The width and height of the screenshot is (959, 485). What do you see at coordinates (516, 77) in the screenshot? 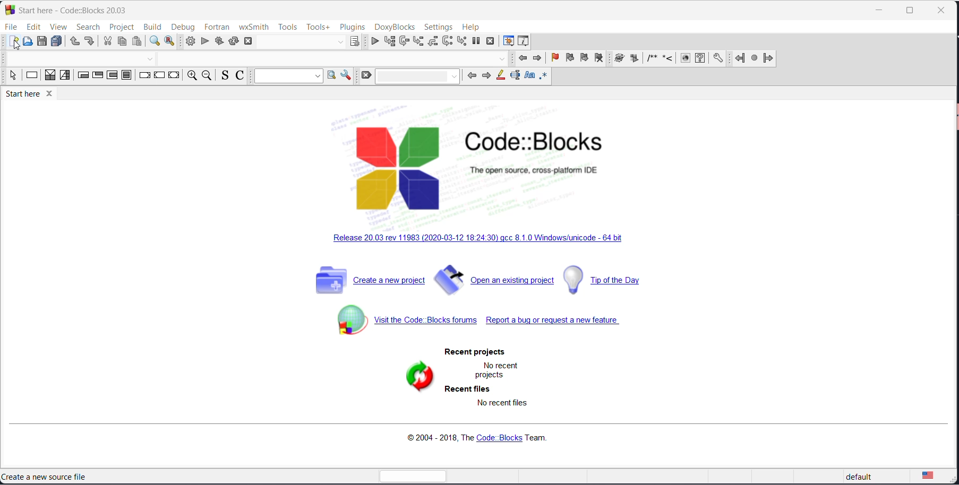
I see `selected text` at bounding box center [516, 77].